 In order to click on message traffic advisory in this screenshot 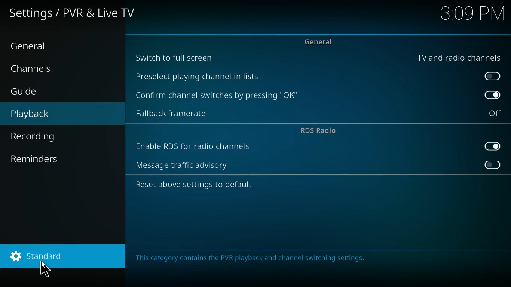, I will do `click(187, 165)`.